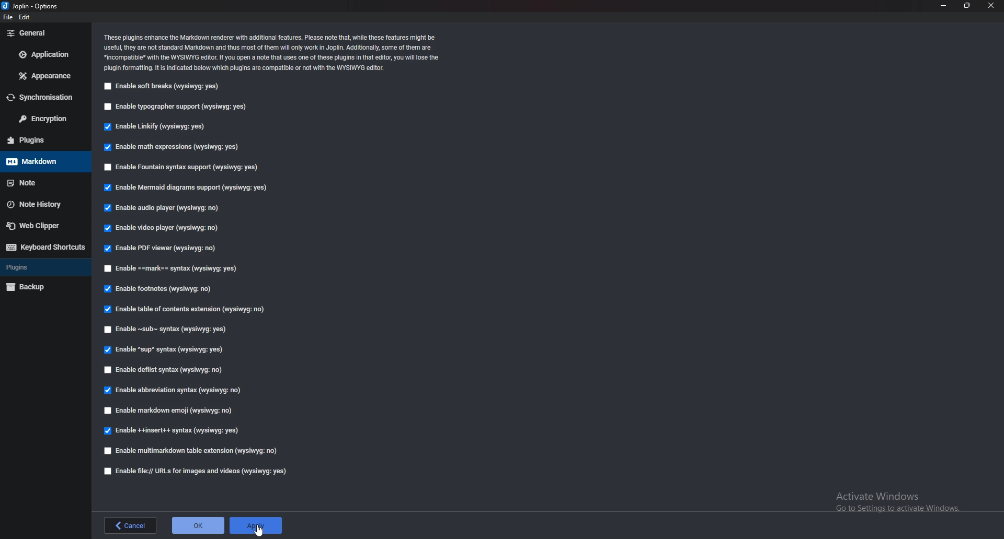 This screenshot has width=1004, height=539. I want to click on Enable PDF viewer, so click(165, 248).